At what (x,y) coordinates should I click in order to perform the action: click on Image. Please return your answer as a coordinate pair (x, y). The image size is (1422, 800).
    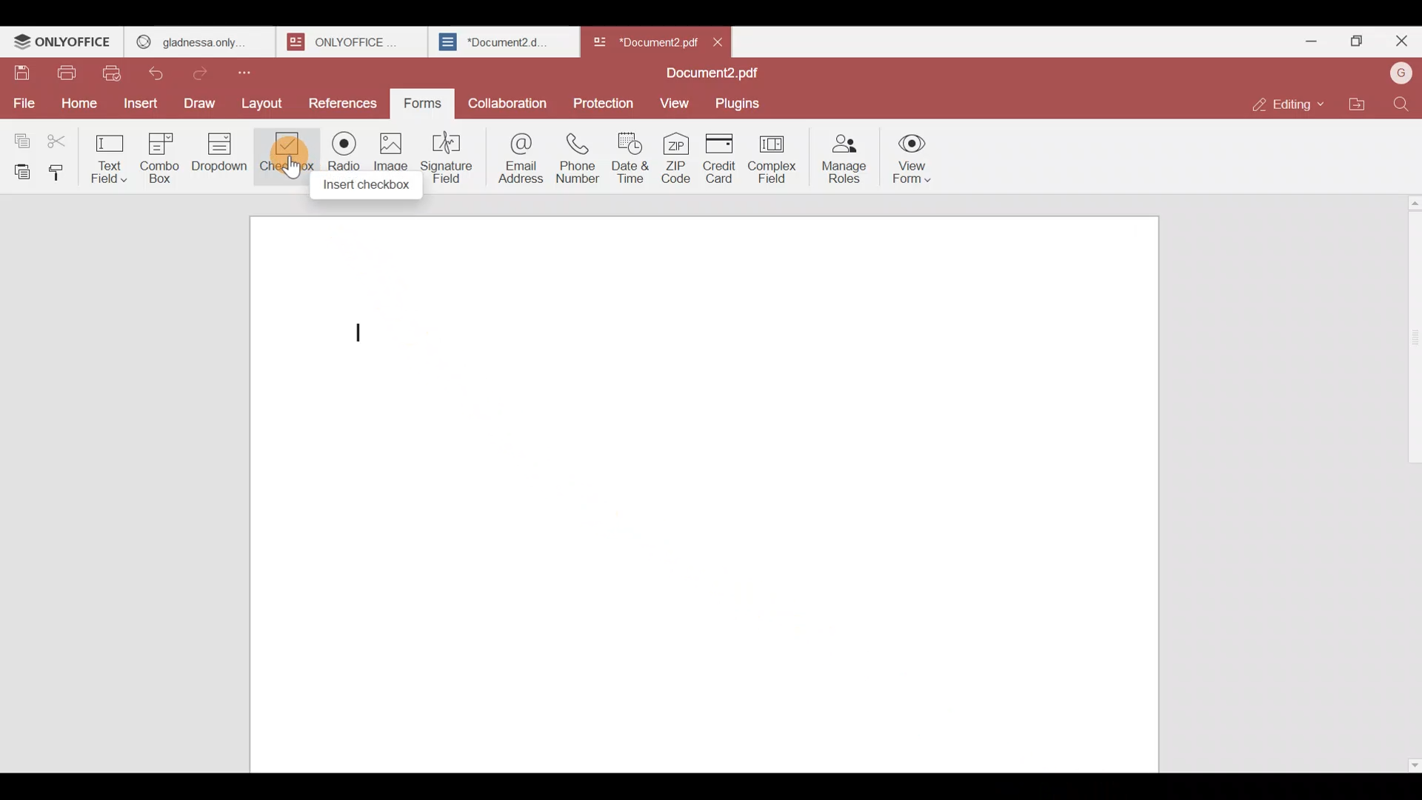
    Looking at the image, I should click on (393, 163).